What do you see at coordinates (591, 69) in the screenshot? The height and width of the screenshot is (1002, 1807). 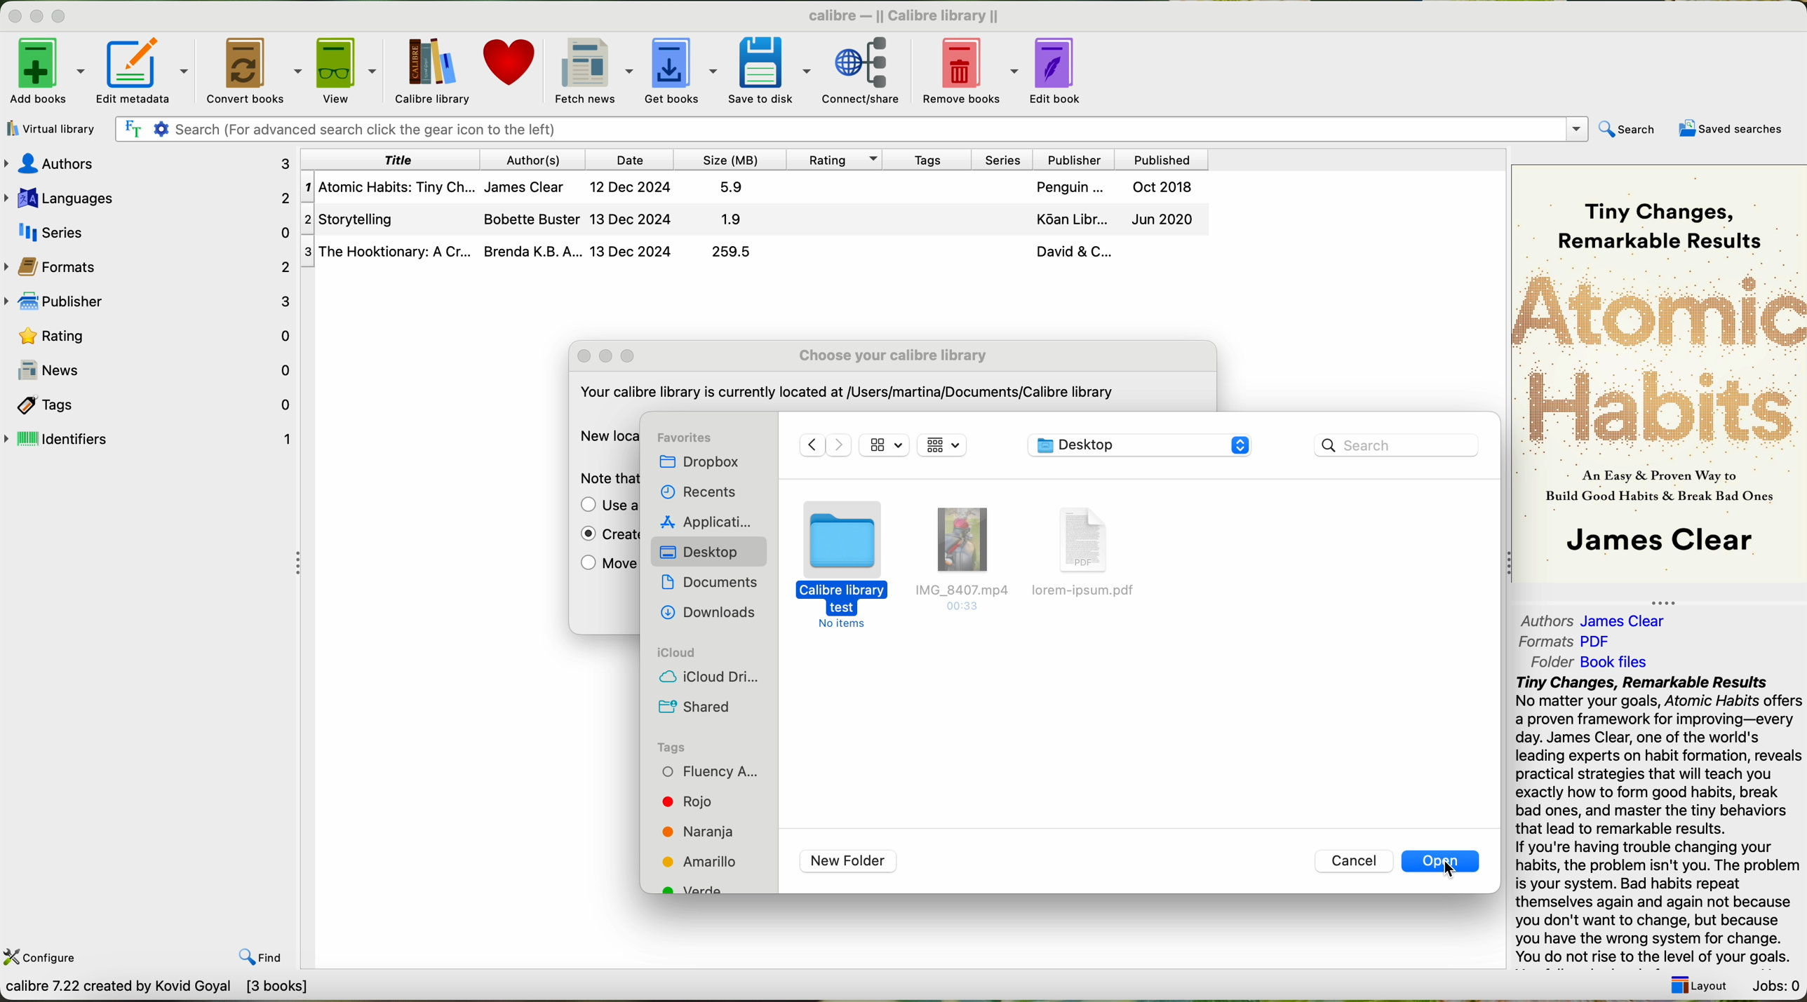 I see `fetch news` at bounding box center [591, 69].